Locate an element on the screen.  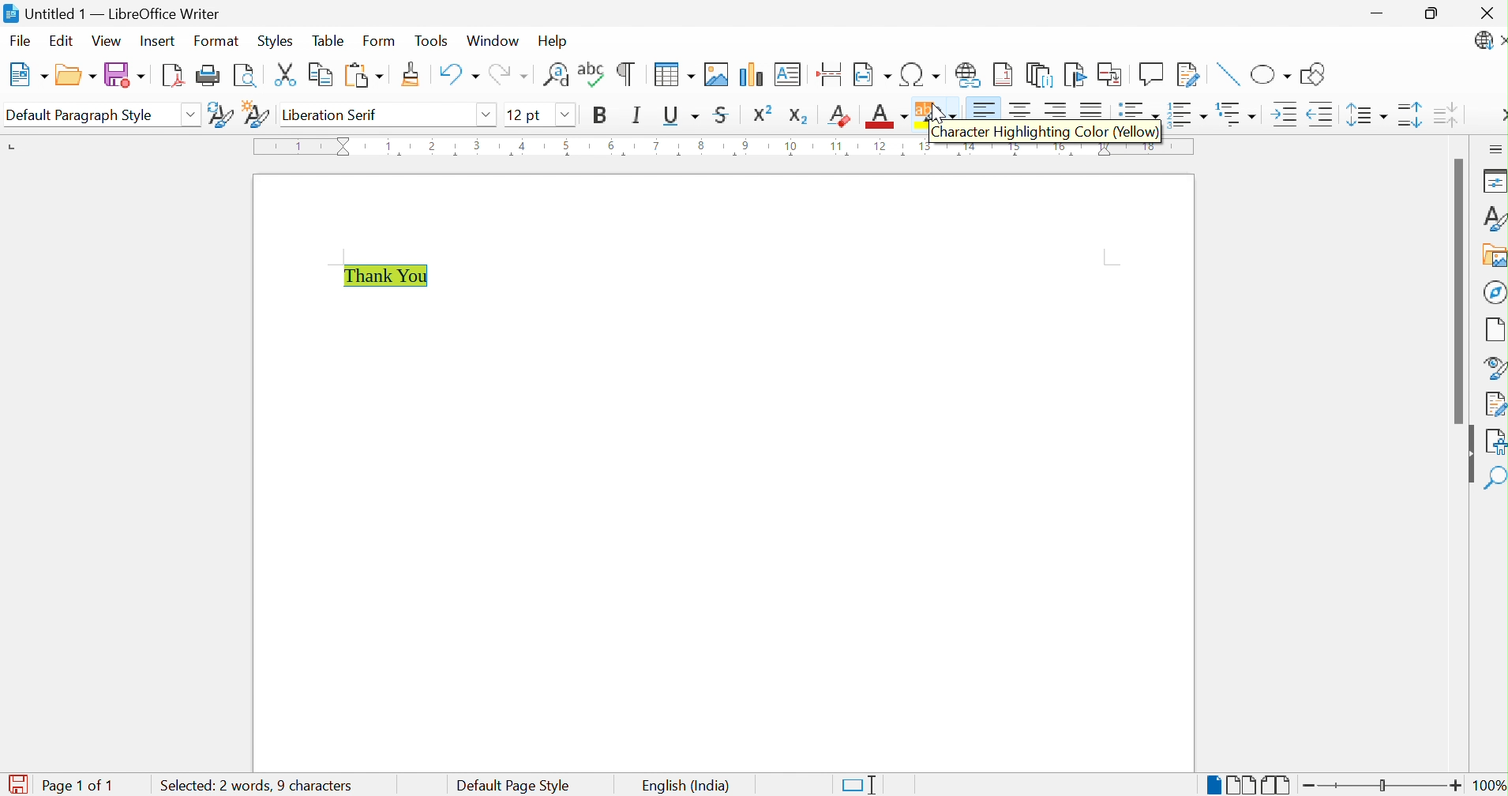
Strikethrough is located at coordinates (723, 113).